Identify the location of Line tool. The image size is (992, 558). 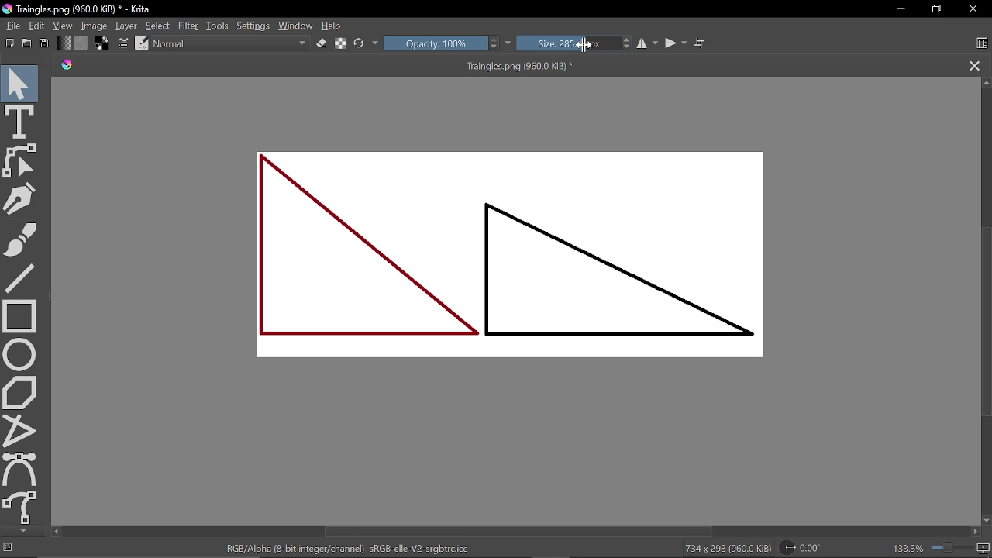
(24, 280).